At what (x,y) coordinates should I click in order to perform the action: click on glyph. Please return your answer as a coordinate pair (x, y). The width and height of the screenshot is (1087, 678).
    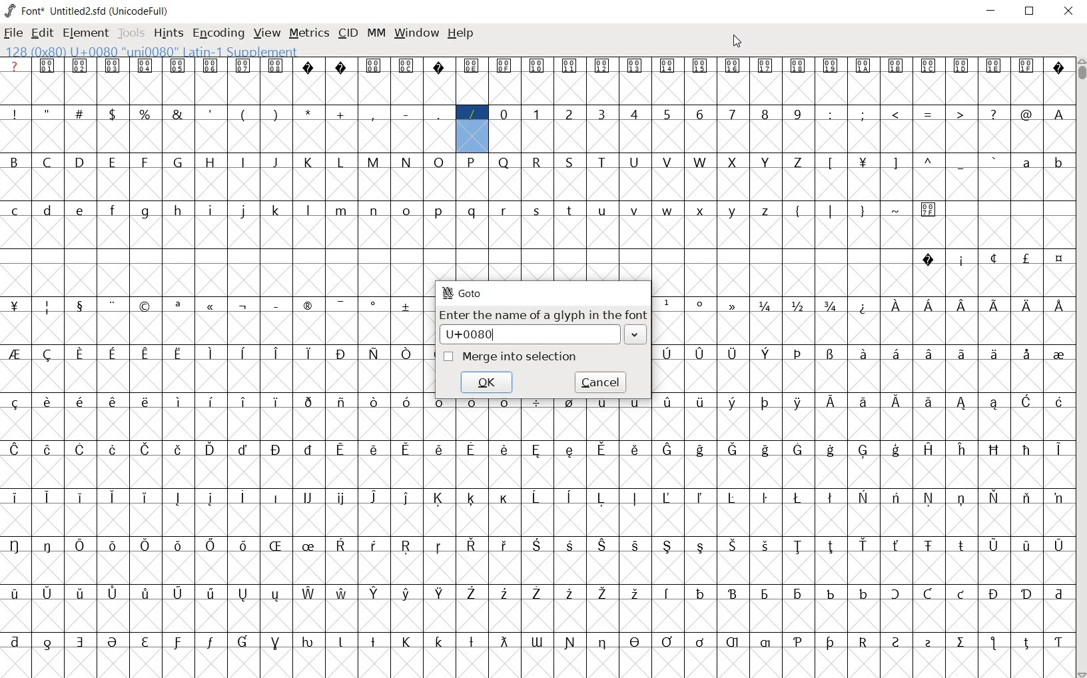
    Looking at the image, I should click on (15, 354).